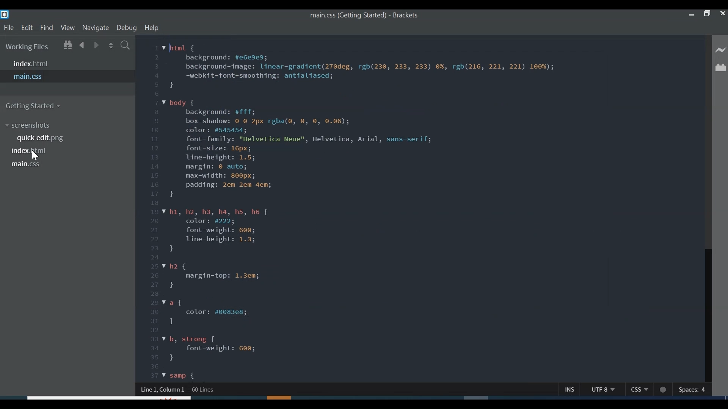 This screenshot has width=728, height=409. I want to click on Restore, so click(707, 14).